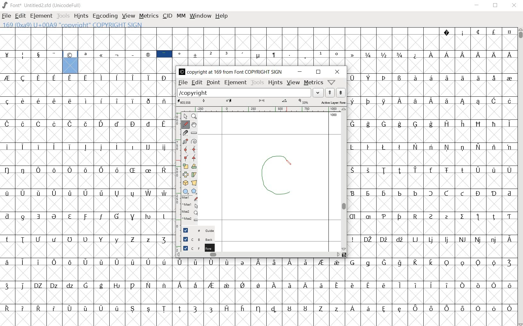 Image resolution: width=523 pixels, height=326 pixels. Describe the element at coordinates (230, 72) in the screenshot. I see `COPYRIGHT AT 169 FROM FONT COPYRIGHT SIGN` at that location.